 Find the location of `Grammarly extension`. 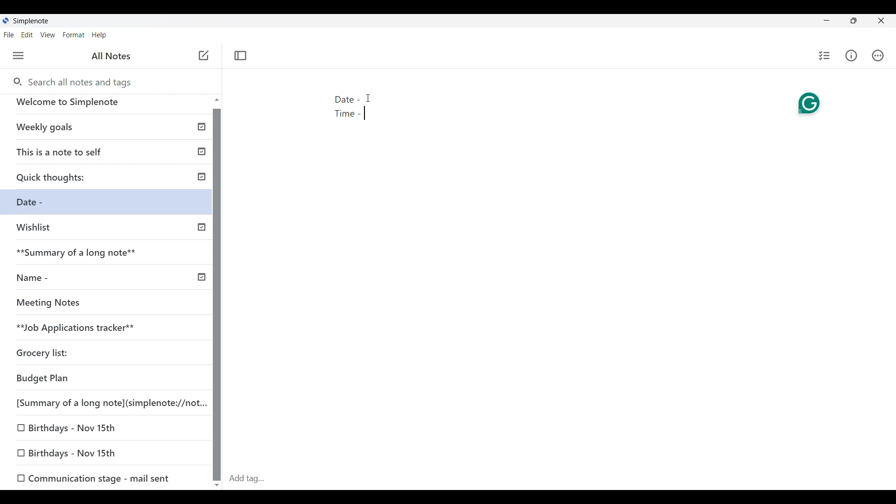

Grammarly extension is located at coordinates (810, 104).